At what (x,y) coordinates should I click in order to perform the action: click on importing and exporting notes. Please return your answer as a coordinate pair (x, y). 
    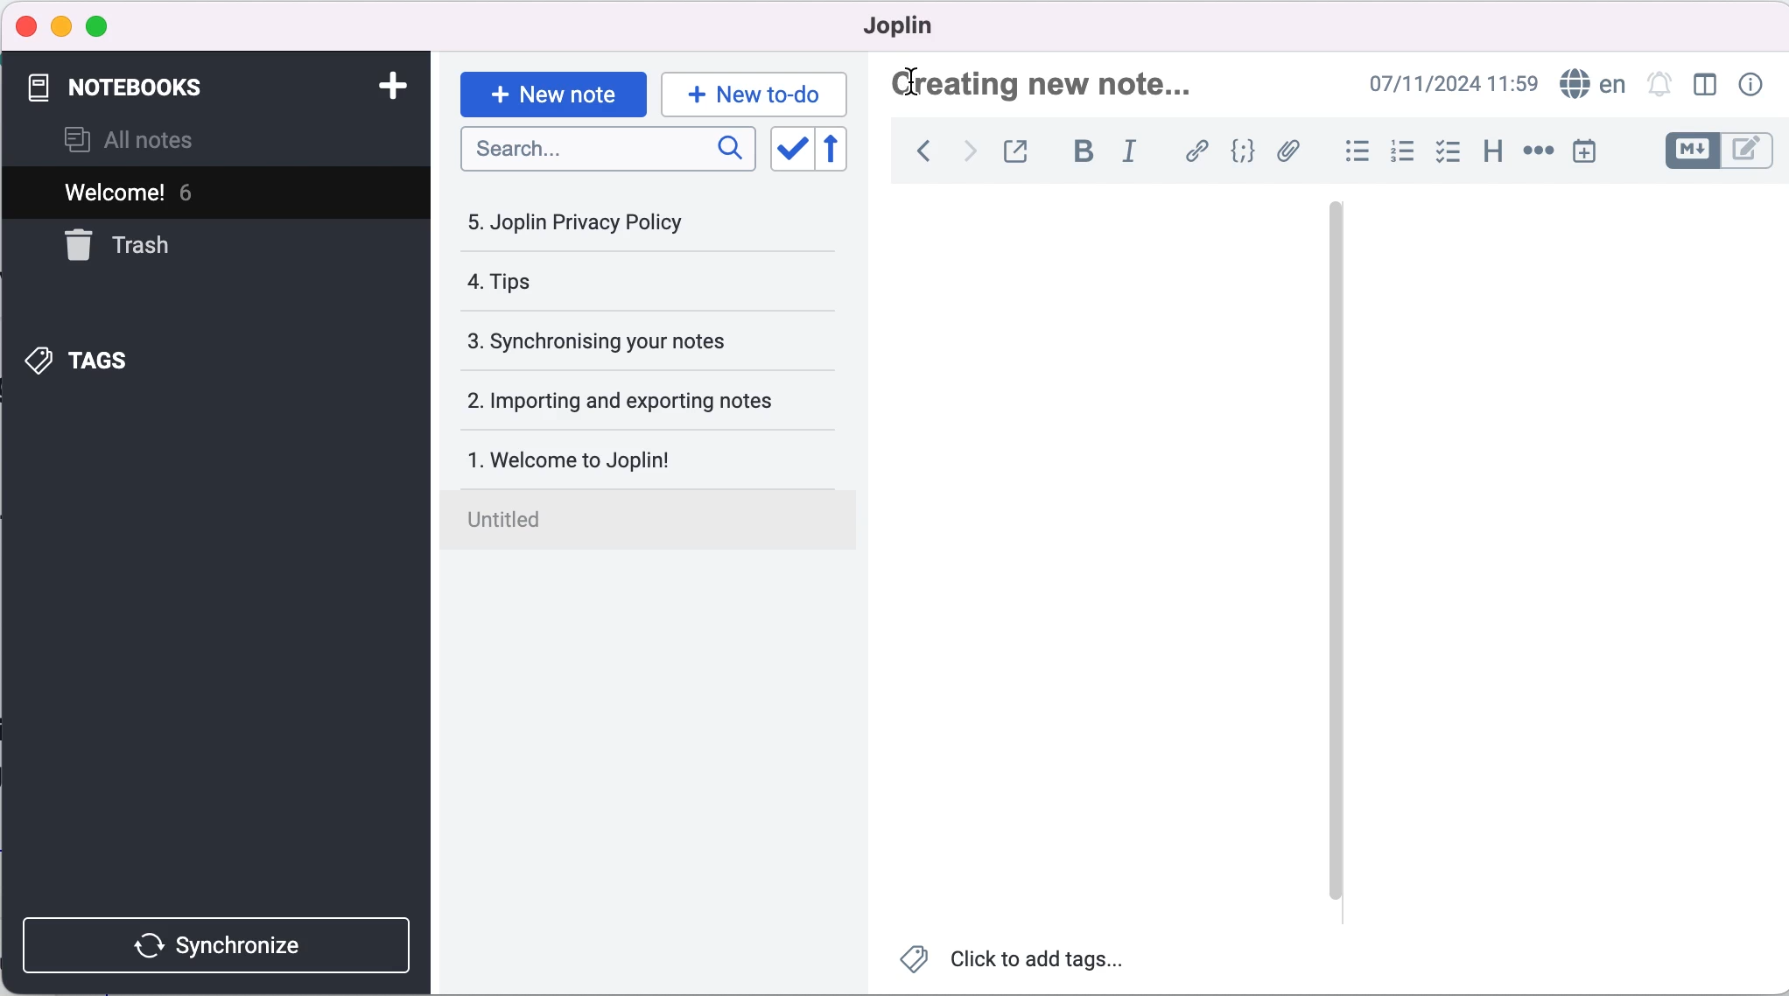
    Looking at the image, I should click on (642, 399).